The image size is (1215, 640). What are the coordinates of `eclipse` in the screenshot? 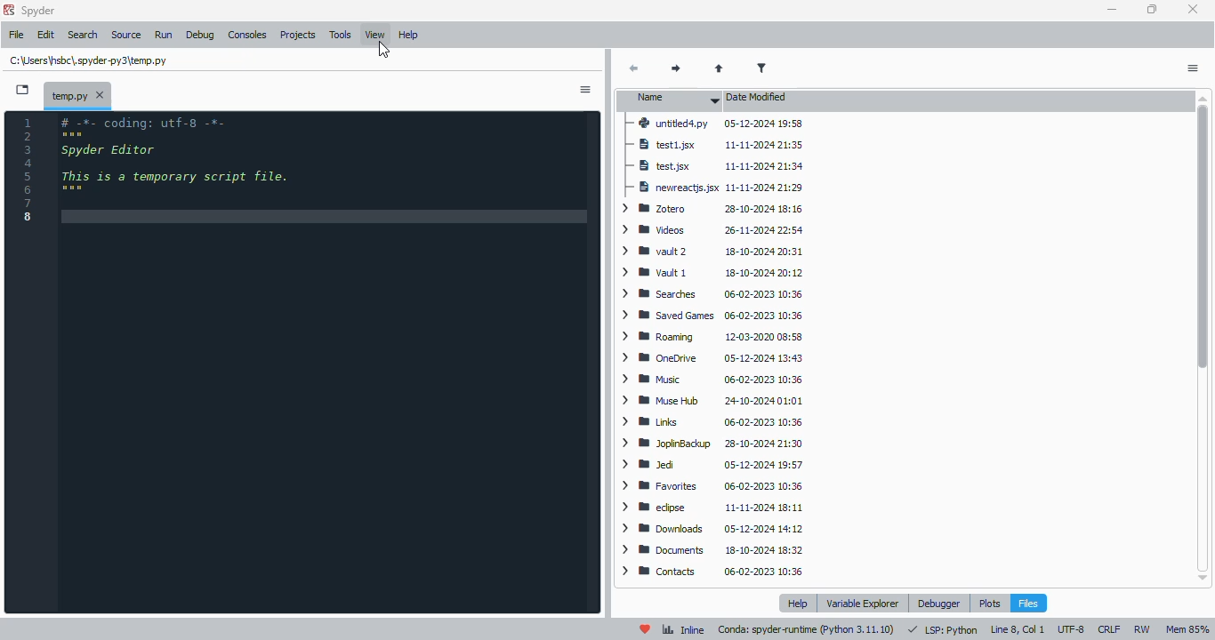 It's located at (711, 508).